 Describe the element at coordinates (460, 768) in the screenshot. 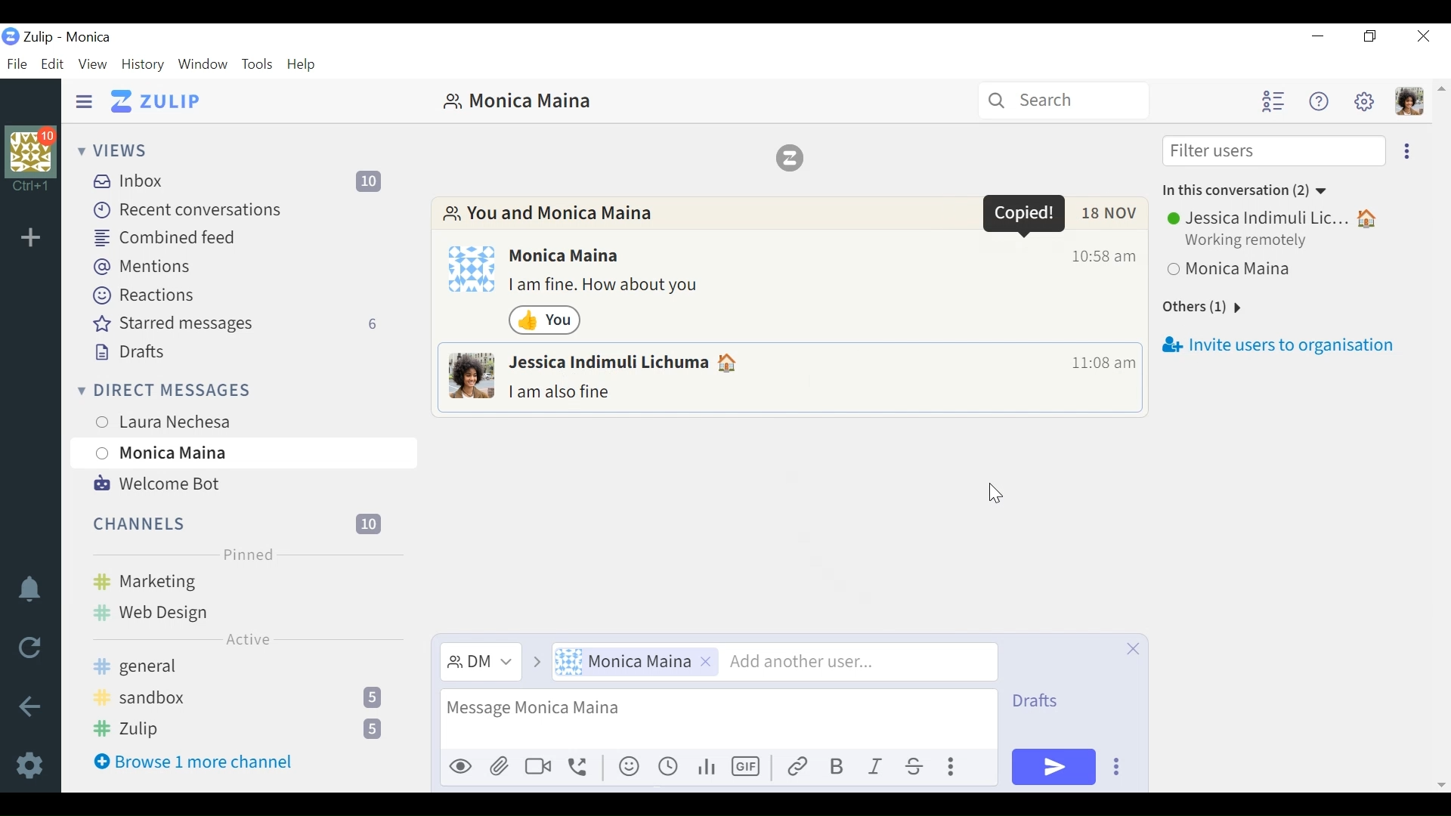

I see `Preview` at that location.